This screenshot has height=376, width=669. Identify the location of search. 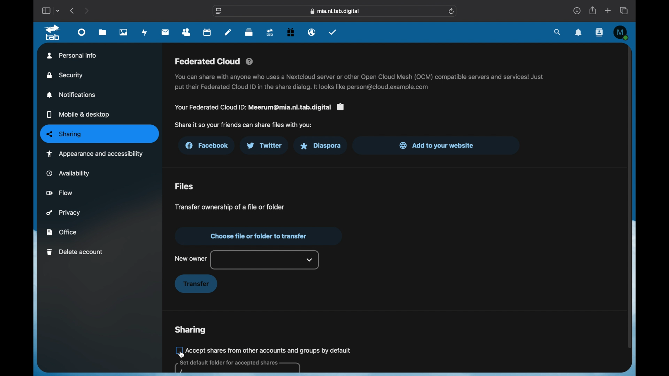
(558, 32).